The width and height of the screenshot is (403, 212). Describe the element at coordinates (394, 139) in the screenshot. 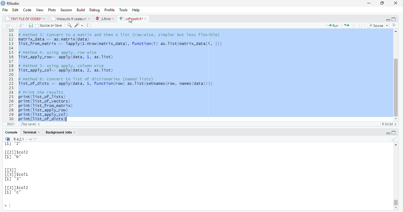

I see `Clear` at that location.